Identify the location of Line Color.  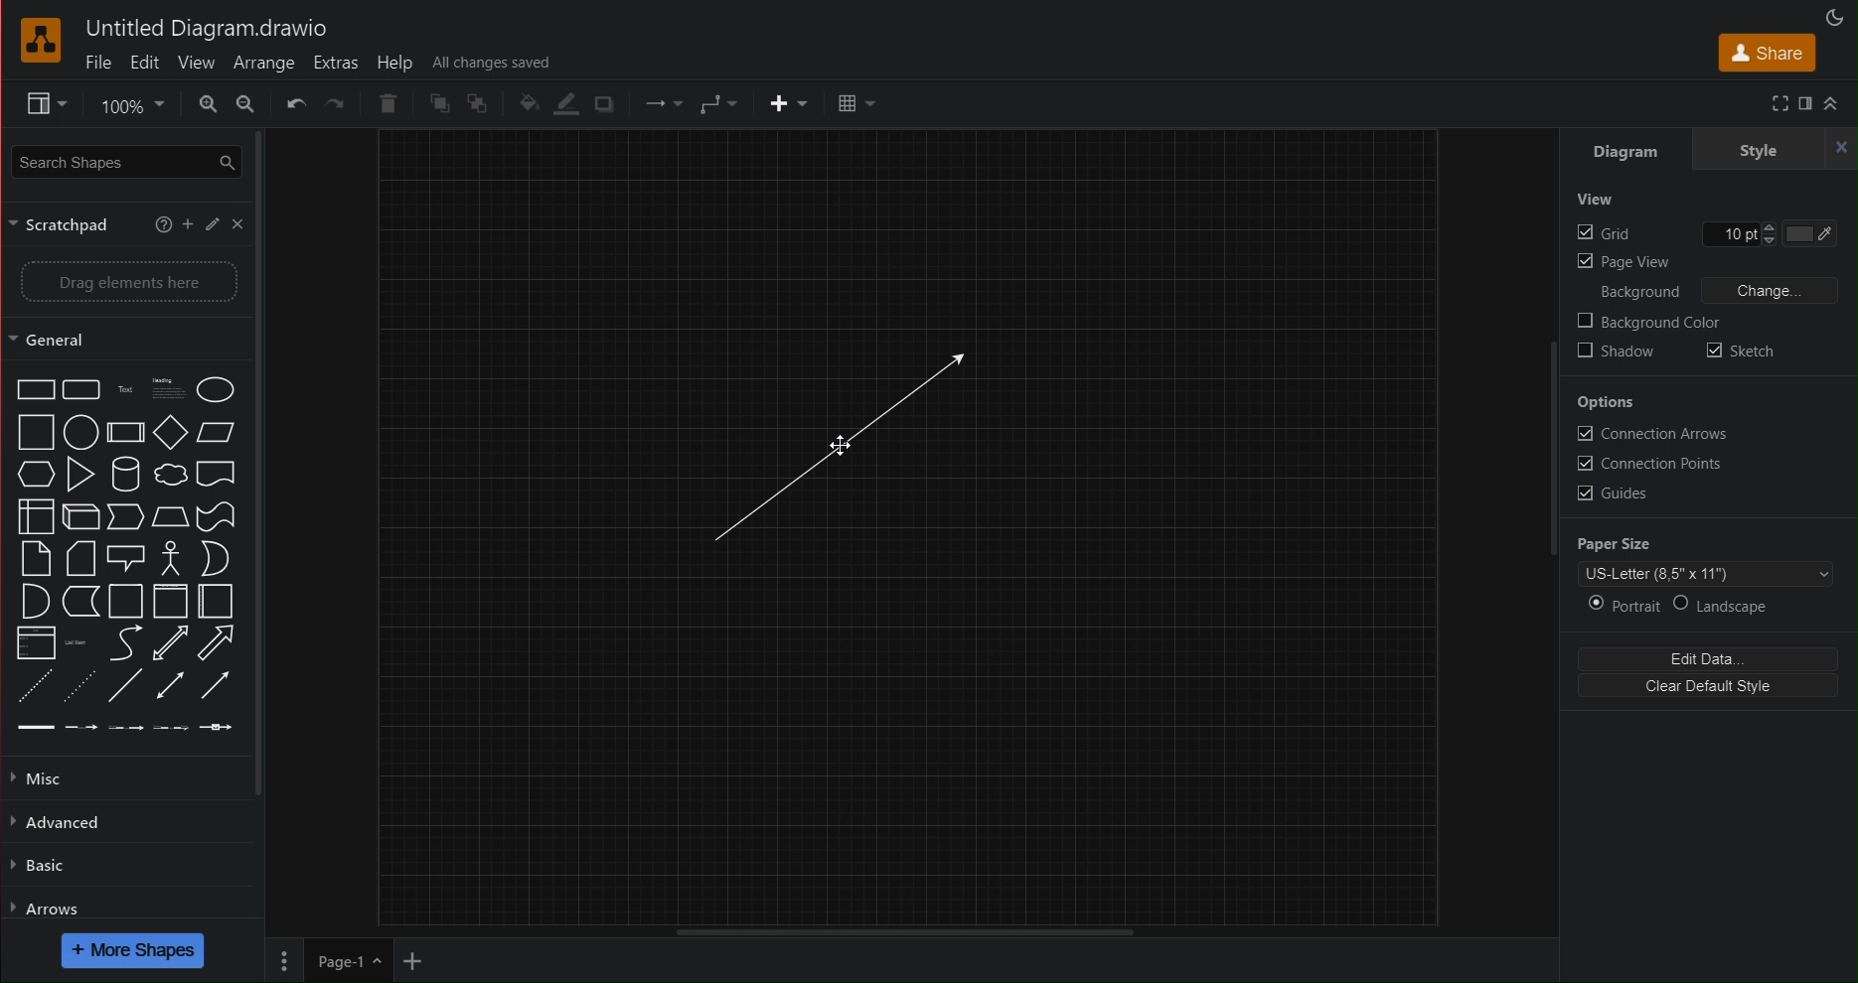
(562, 106).